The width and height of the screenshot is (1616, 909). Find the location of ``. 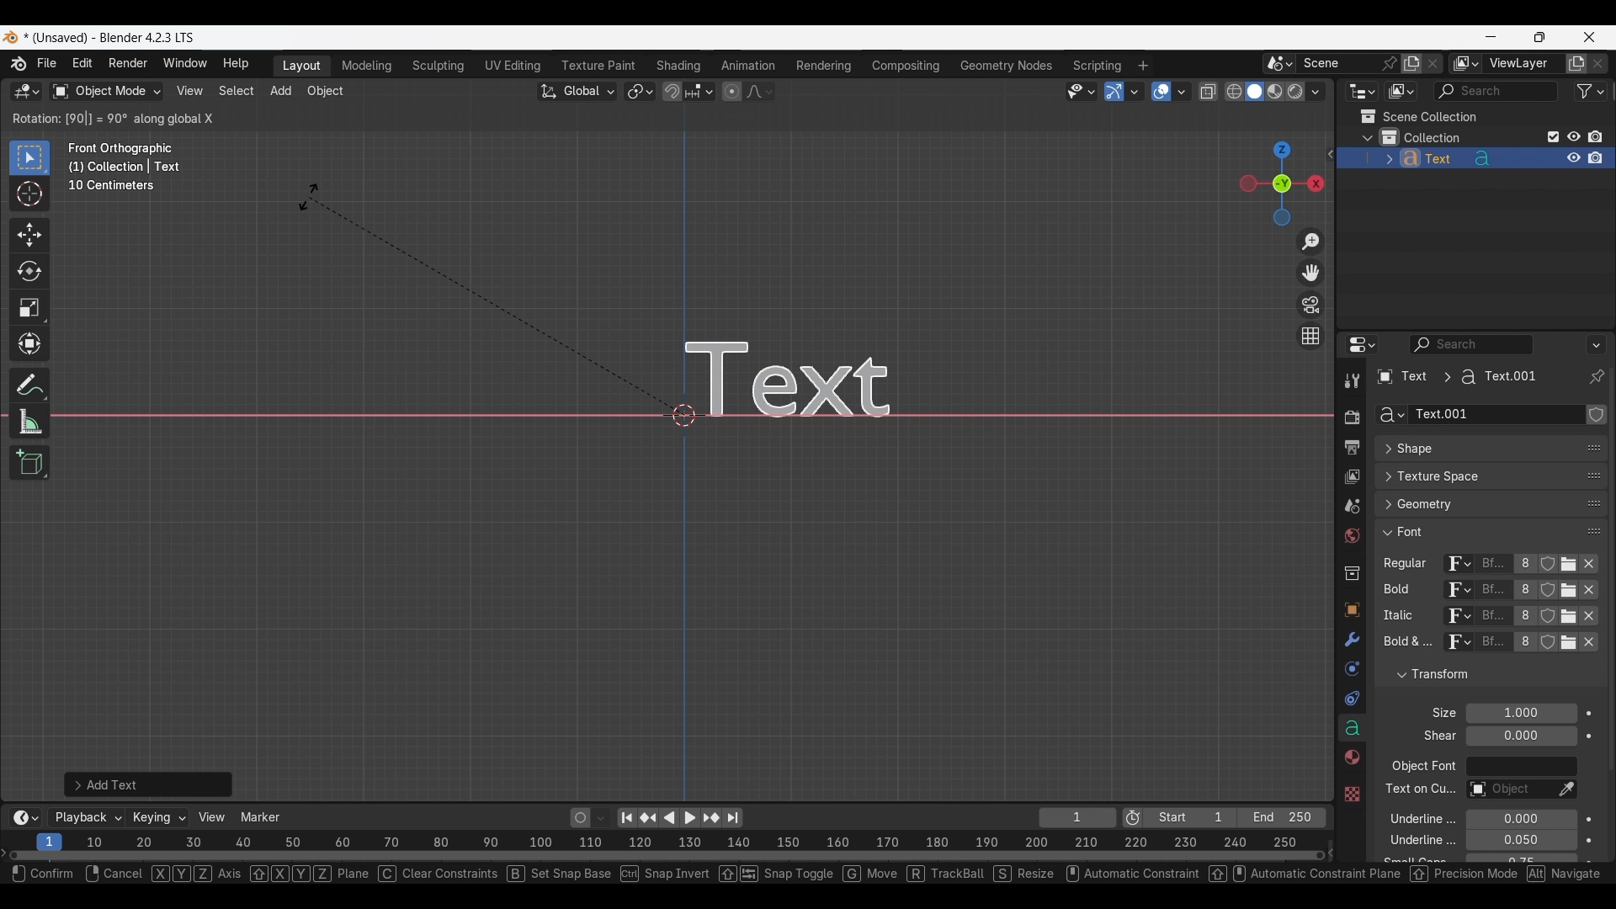

 is located at coordinates (1418, 791).